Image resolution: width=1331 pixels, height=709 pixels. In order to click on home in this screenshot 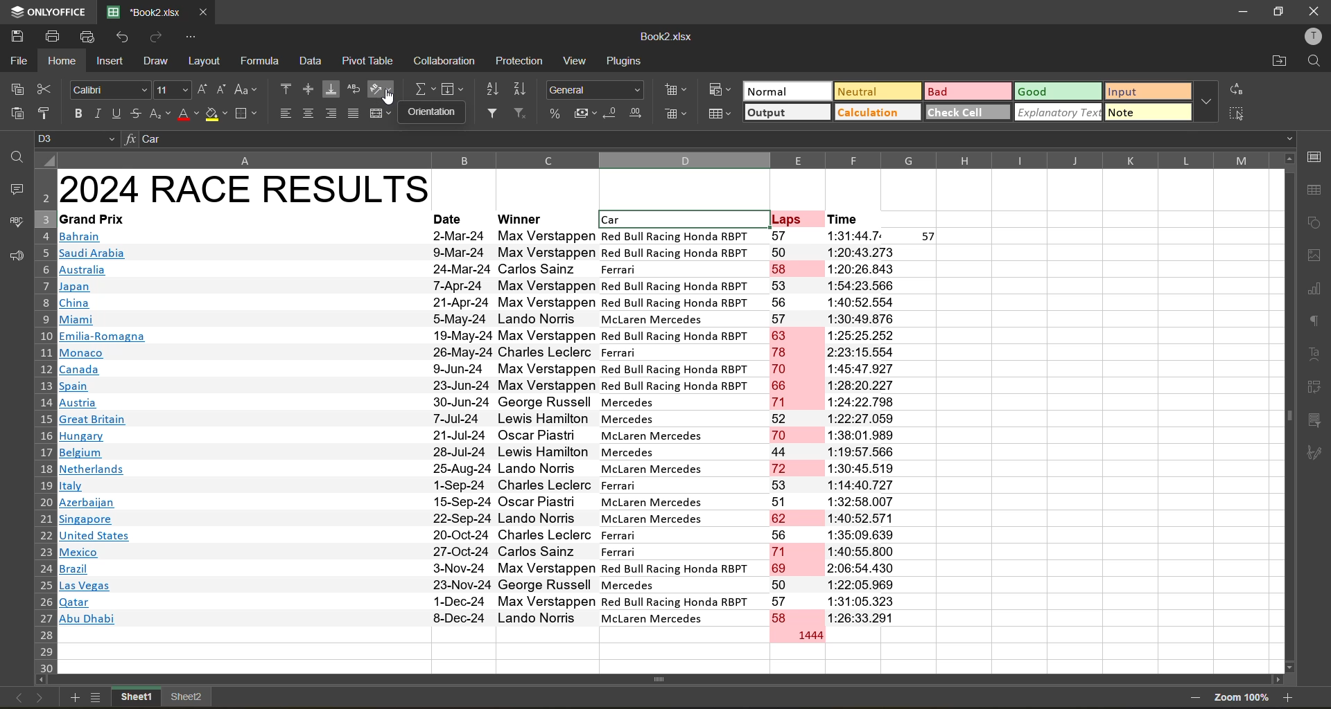, I will do `click(62, 61)`.